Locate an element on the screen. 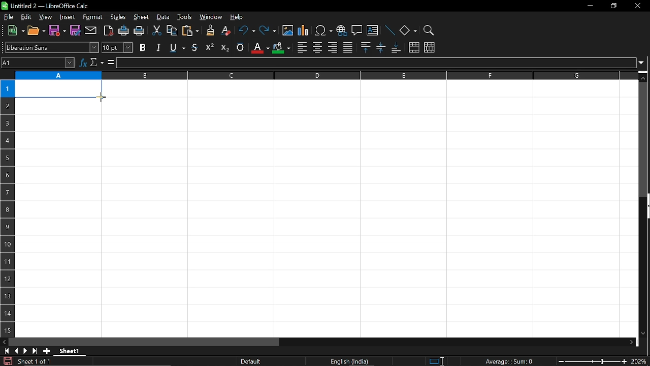 Image resolution: width=650 pixels, height=366 pixels. copy is located at coordinates (172, 30).